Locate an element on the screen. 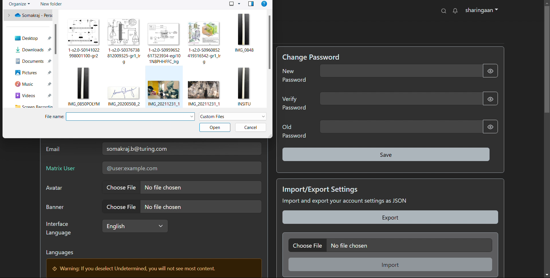 The image size is (550, 278). verify password is located at coordinates (400, 99).